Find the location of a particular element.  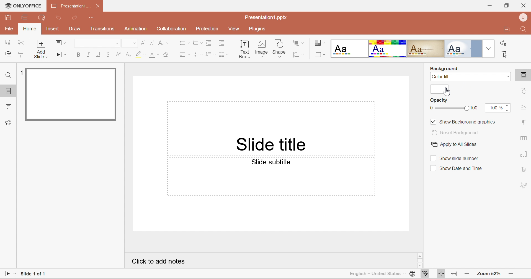

English - United States is located at coordinates (373, 274).